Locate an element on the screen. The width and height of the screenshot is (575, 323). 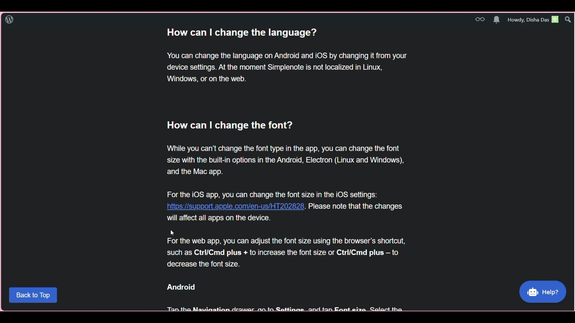
Manage notifications on WordPress is located at coordinates (496, 19).